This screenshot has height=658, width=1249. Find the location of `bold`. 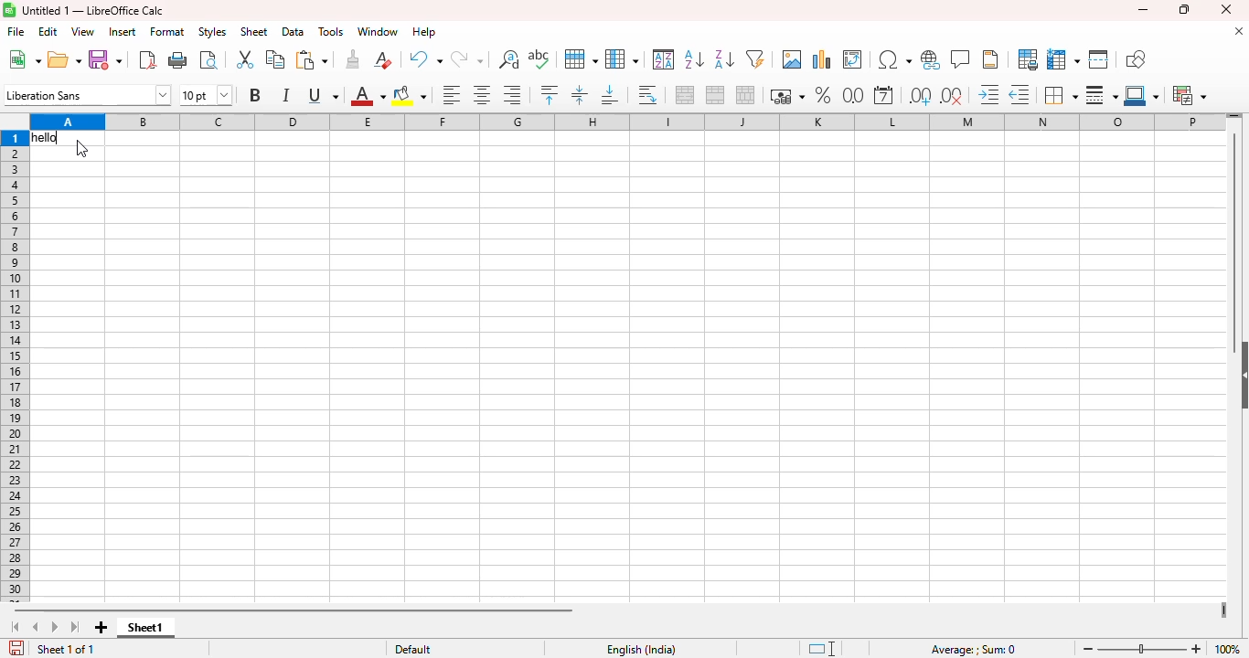

bold is located at coordinates (254, 94).